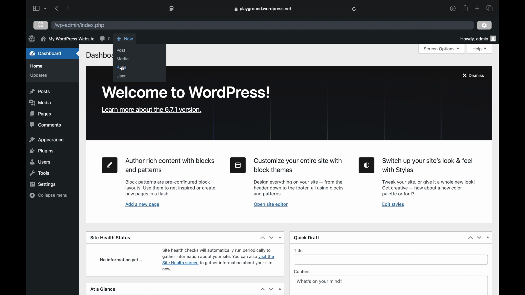 This screenshot has width=525, height=295. What do you see at coordinates (267, 289) in the screenshot?
I see `stepper buttons` at bounding box center [267, 289].